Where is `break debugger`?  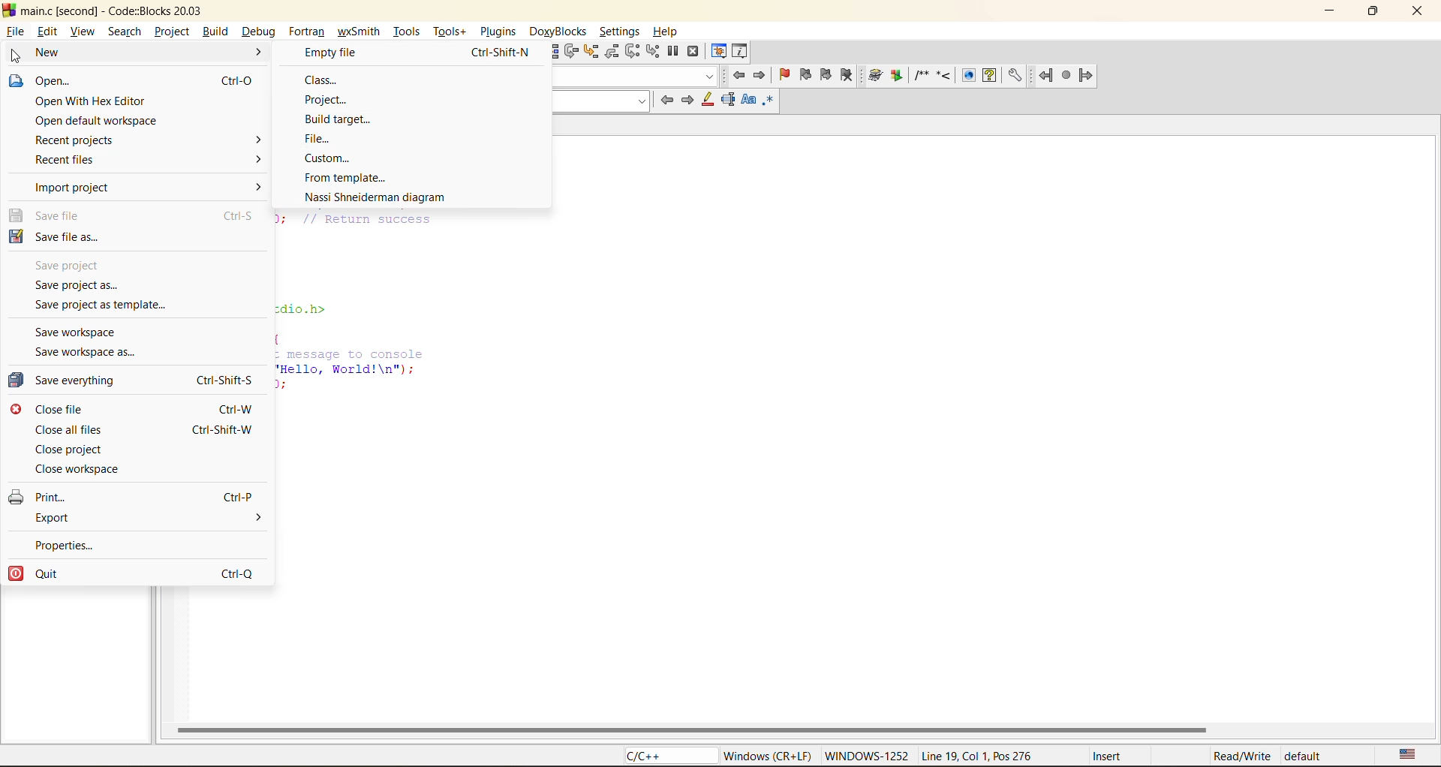
break debugger is located at coordinates (673, 52).